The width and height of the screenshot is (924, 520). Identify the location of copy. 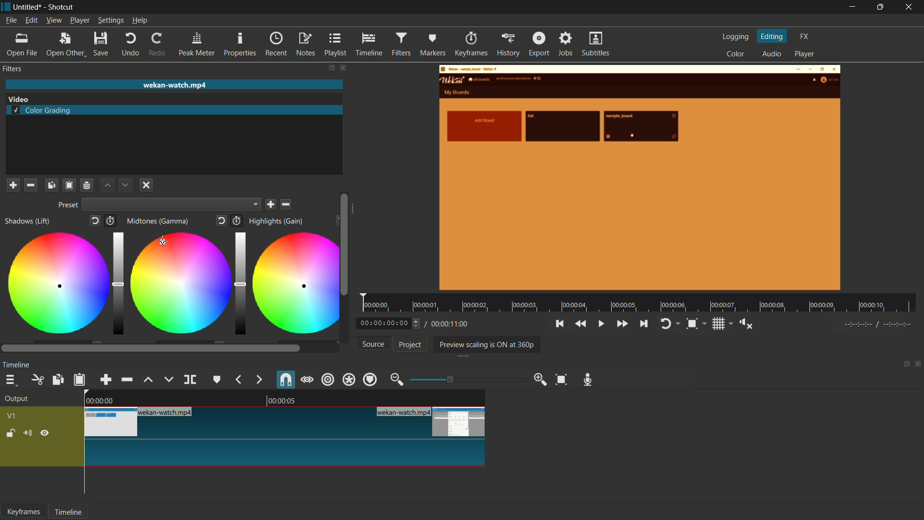
(57, 380).